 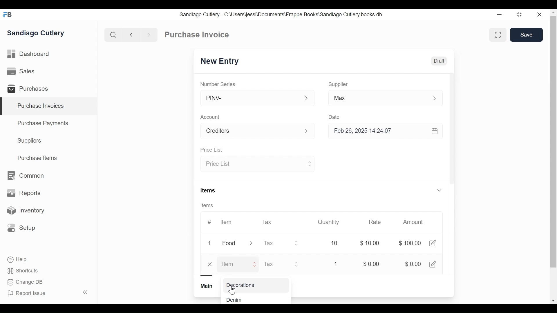 What do you see at coordinates (297, 243) in the screenshot?
I see `Expand` at bounding box center [297, 243].